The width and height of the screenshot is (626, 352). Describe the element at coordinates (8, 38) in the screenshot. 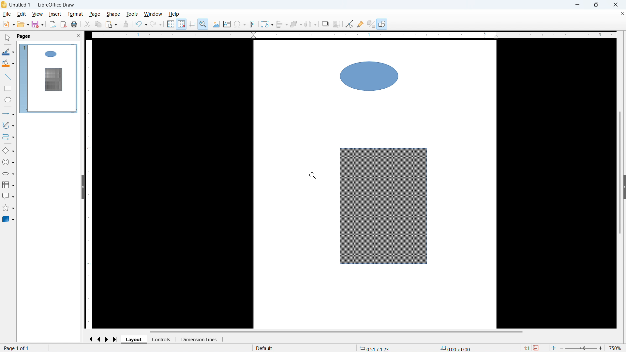

I see `select ` at that location.